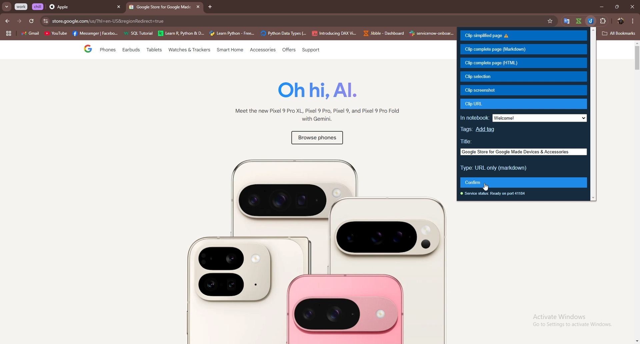 The height and width of the screenshot is (344, 640). What do you see at coordinates (140, 34) in the screenshot?
I see `SQL Tutorial` at bounding box center [140, 34].